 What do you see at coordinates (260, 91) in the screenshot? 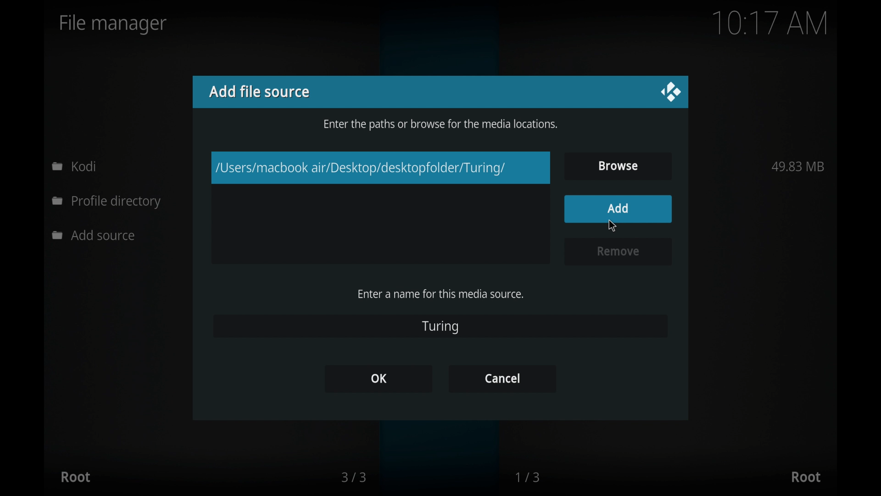
I see `add file source` at bounding box center [260, 91].